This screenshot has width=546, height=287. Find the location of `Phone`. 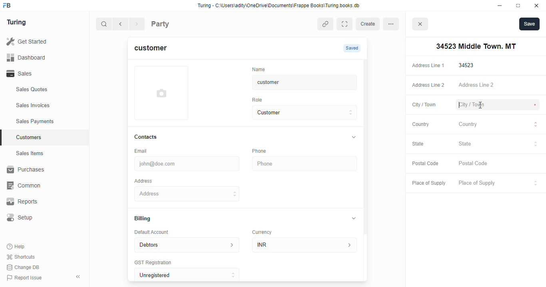

Phone is located at coordinates (306, 164).